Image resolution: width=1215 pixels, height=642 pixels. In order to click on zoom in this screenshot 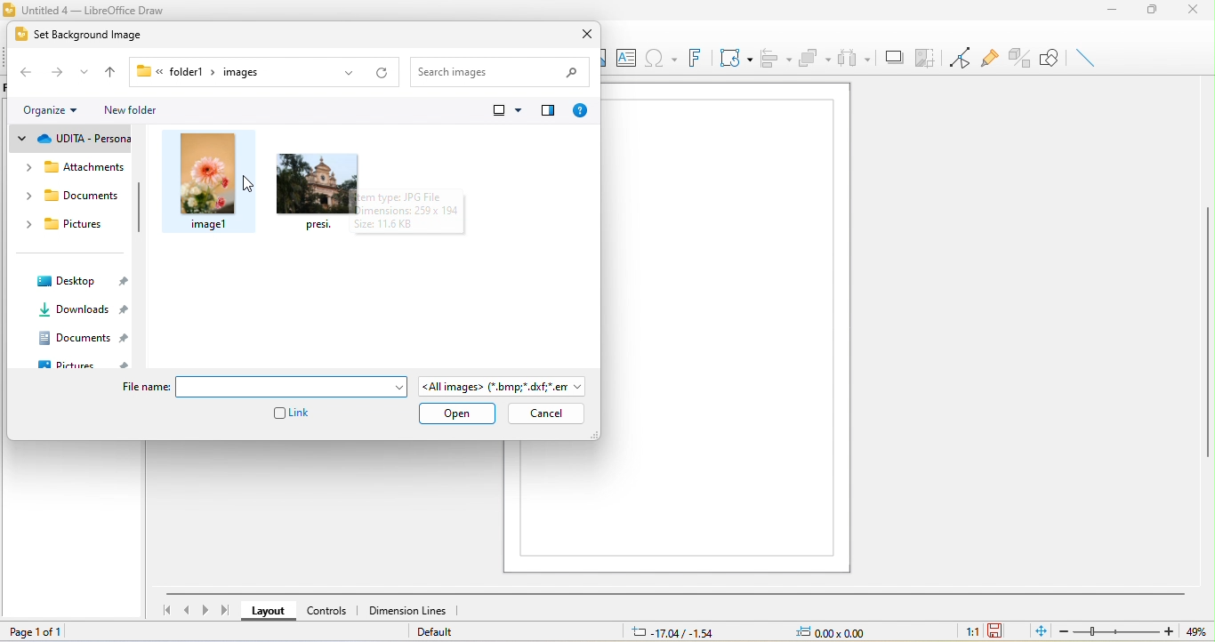, I will do `click(1113, 630)`.